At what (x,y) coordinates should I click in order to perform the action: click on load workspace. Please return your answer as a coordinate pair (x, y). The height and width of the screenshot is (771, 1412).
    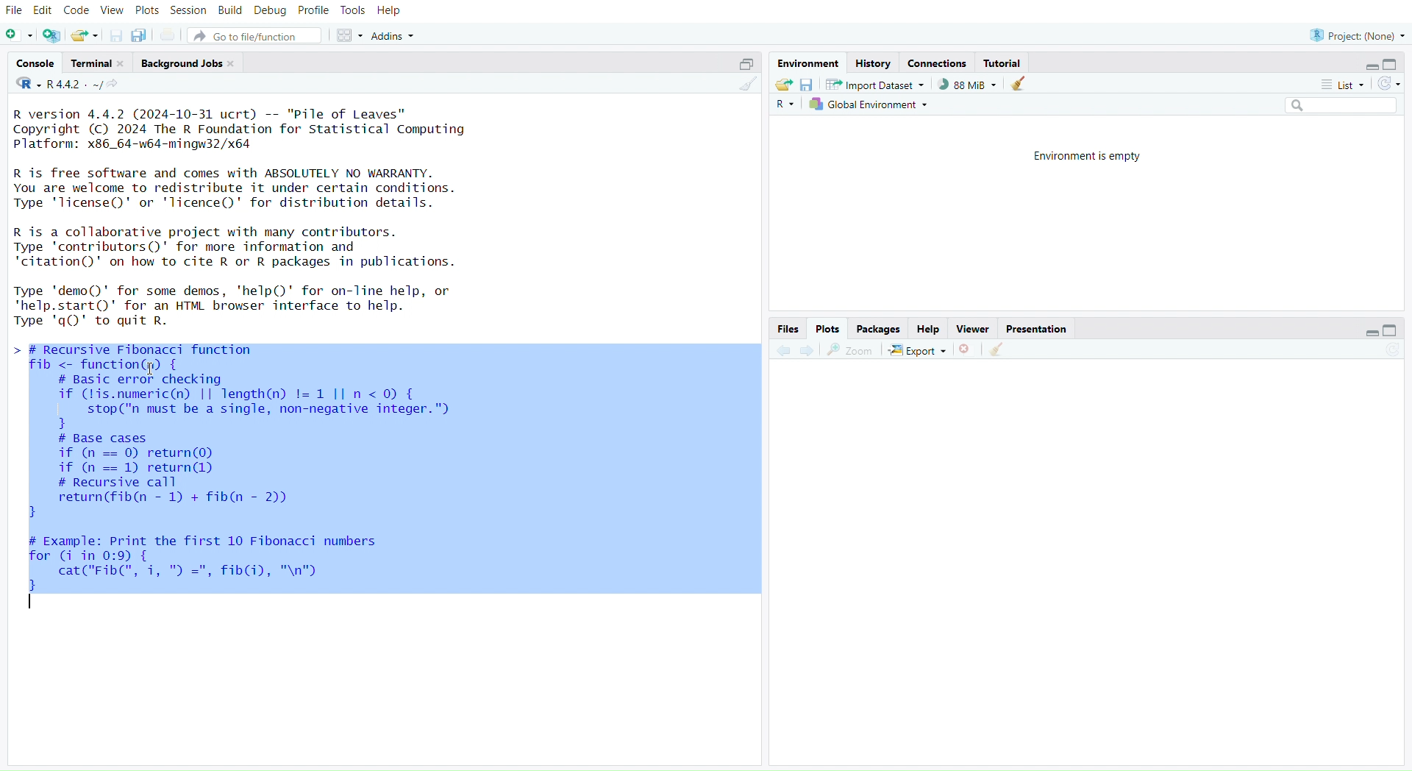
    Looking at the image, I should click on (782, 84).